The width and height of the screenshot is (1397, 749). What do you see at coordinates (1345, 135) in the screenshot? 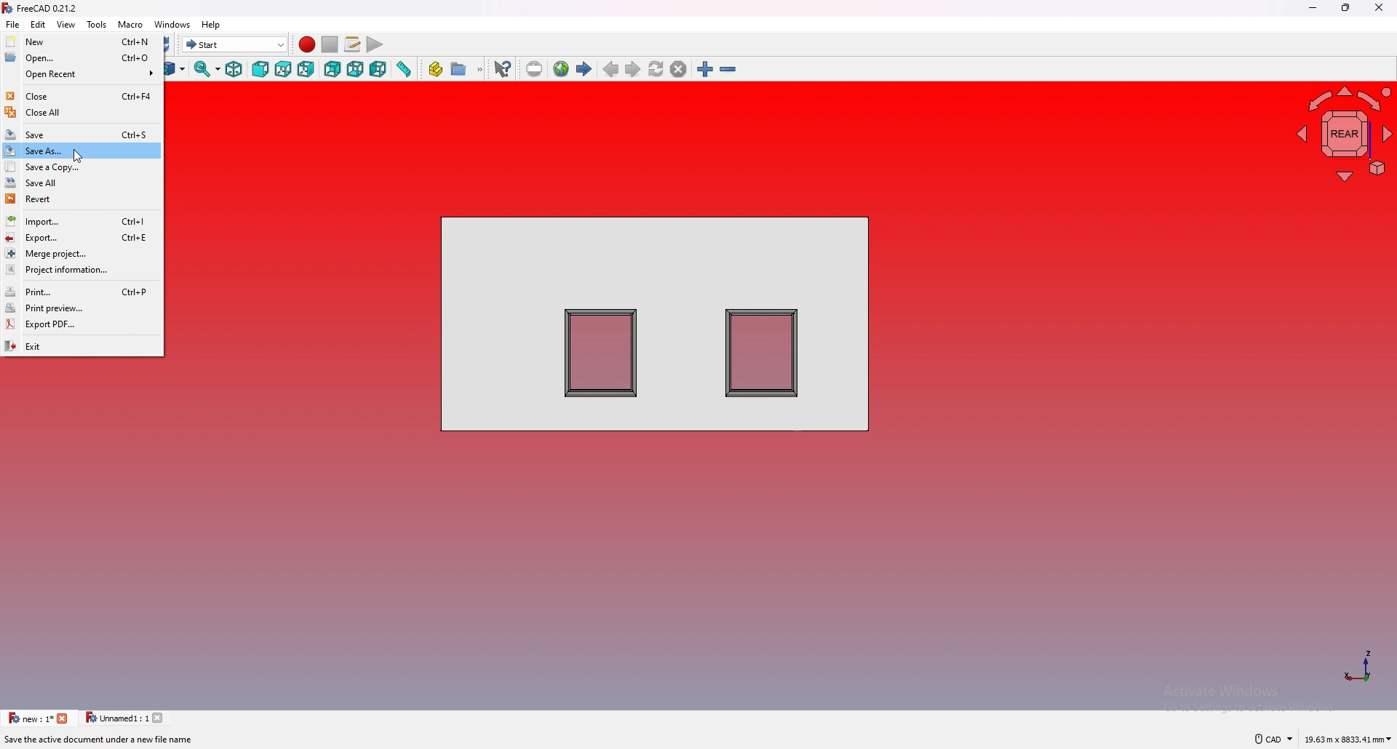
I see `navigating cube` at bounding box center [1345, 135].